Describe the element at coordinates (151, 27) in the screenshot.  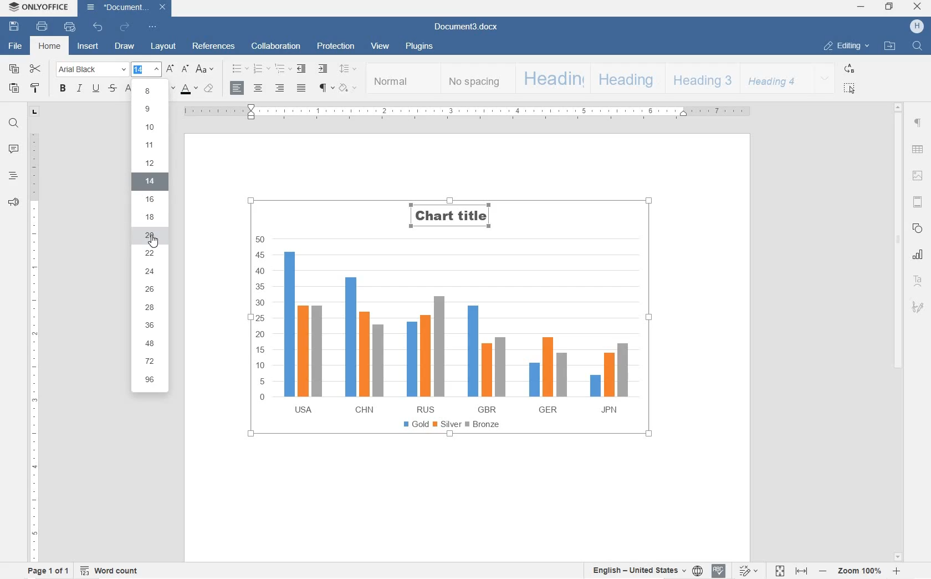
I see `CUSTOMIZE QUICK ACCESS TOOLBAR` at that location.